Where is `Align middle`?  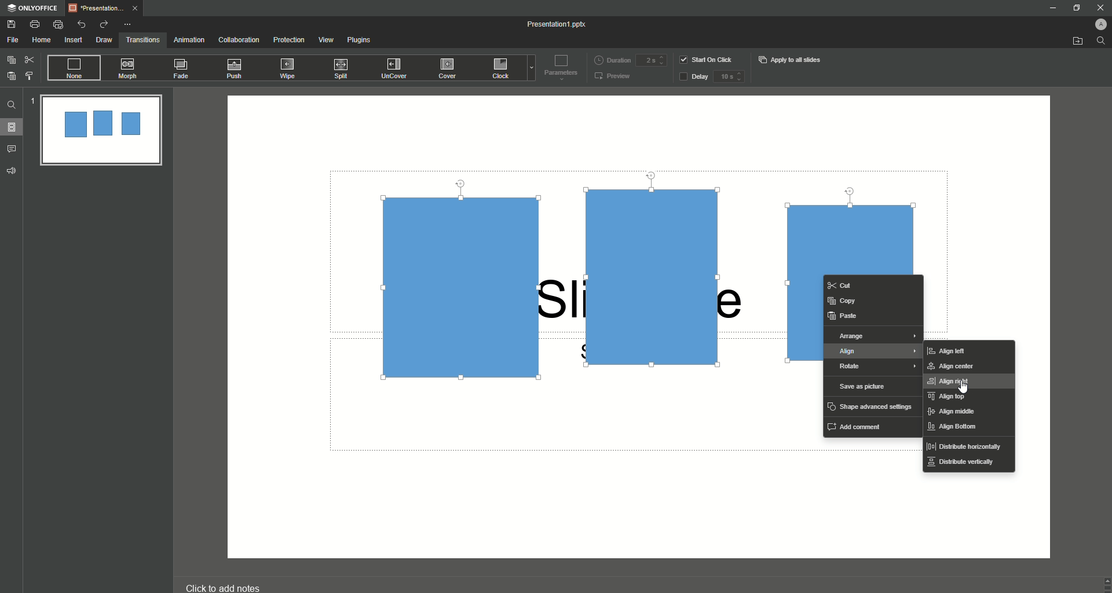 Align middle is located at coordinates (951, 413).